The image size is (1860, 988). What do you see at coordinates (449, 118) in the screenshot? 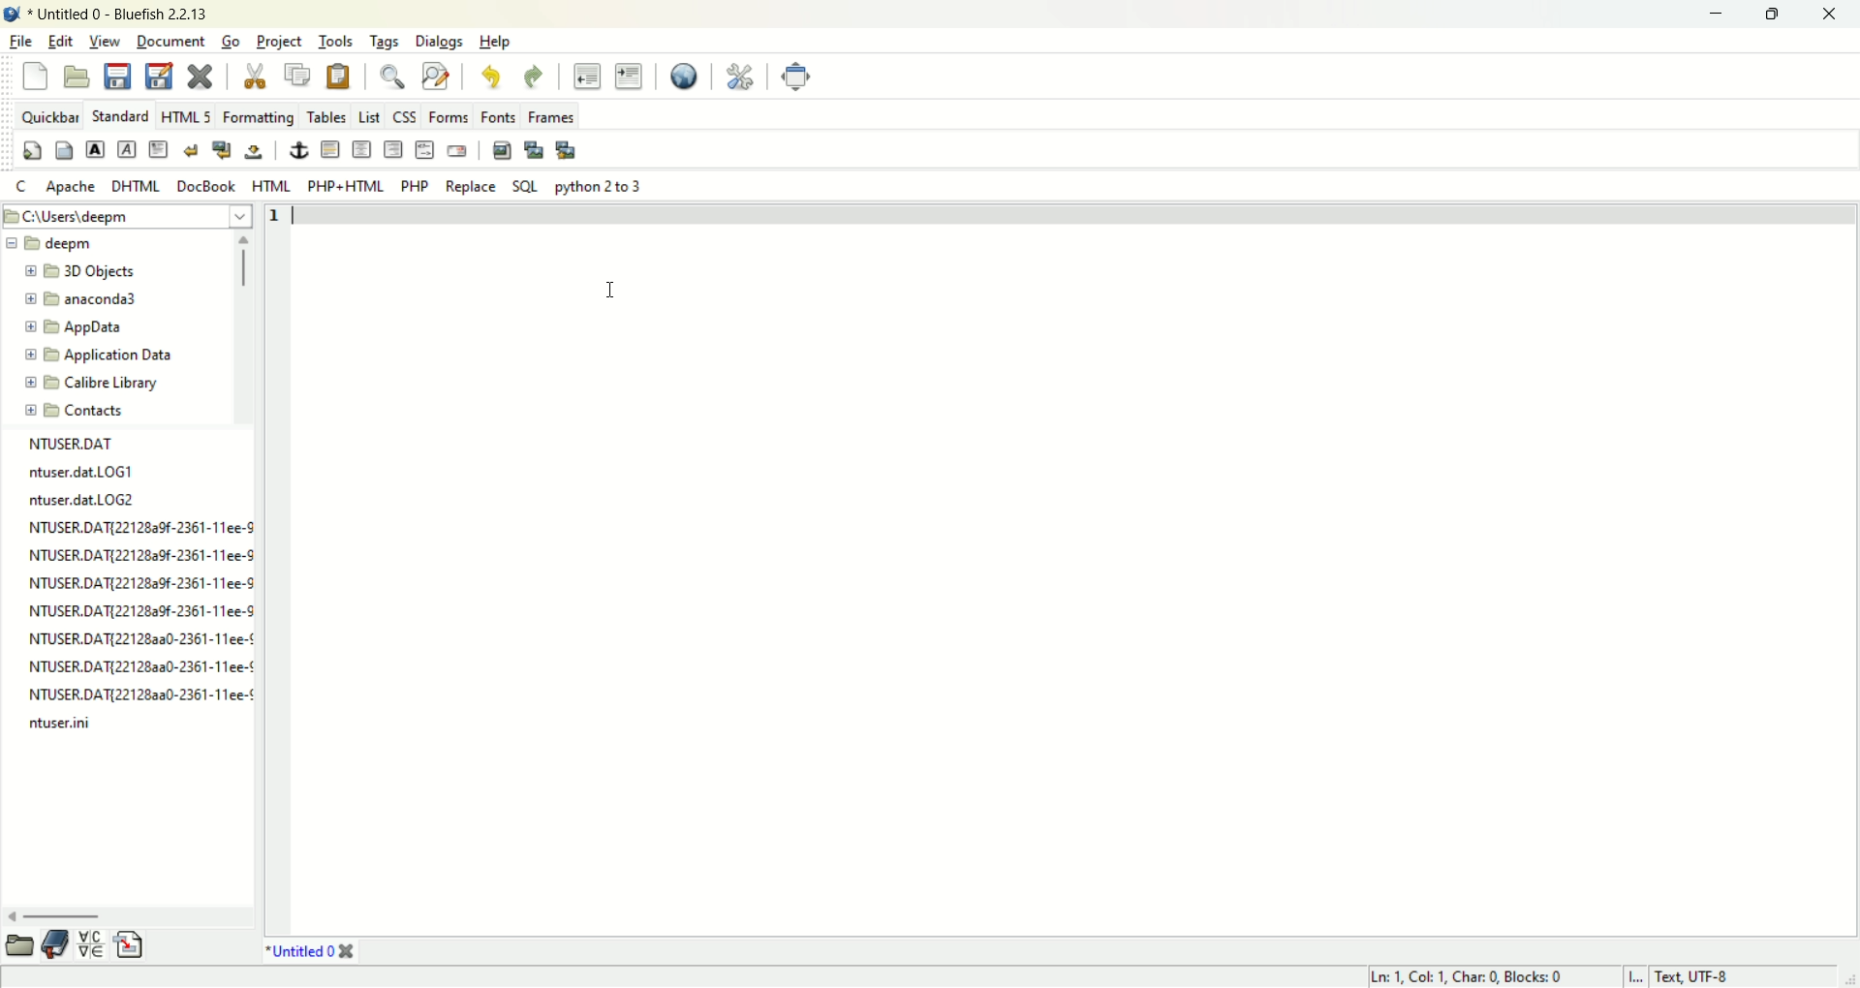
I see `forms` at bounding box center [449, 118].